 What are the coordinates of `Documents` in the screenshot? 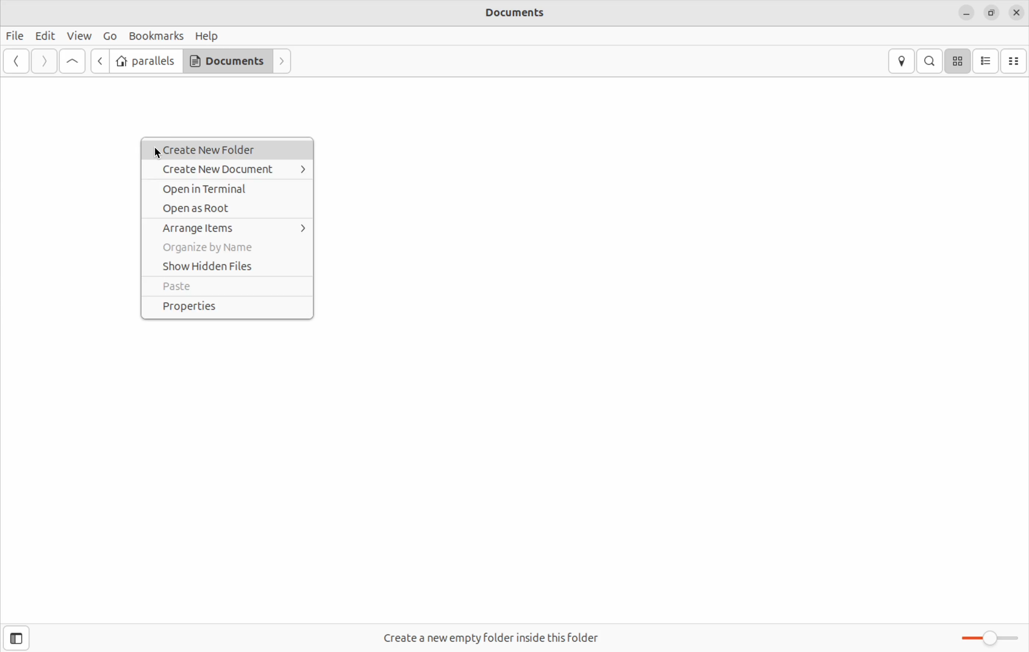 It's located at (514, 13).